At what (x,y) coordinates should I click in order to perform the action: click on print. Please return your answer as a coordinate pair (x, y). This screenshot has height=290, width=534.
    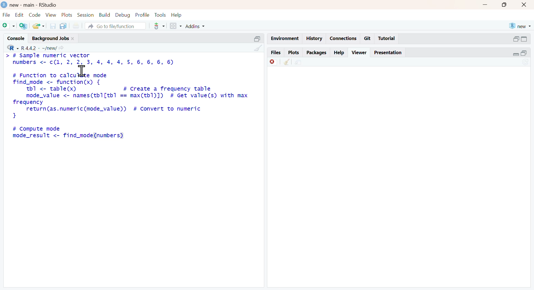
    Looking at the image, I should click on (76, 26).